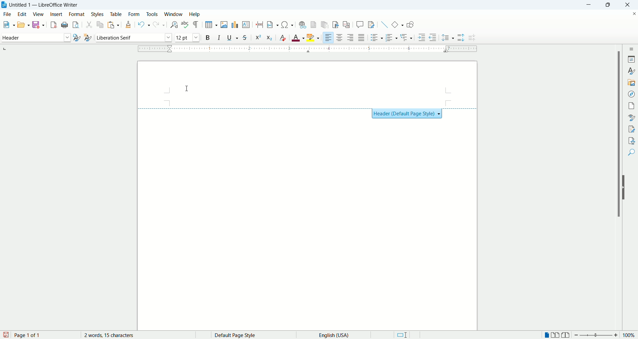 The image size is (638, 339). I want to click on decrease paragraph spacing, so click(473, 38).